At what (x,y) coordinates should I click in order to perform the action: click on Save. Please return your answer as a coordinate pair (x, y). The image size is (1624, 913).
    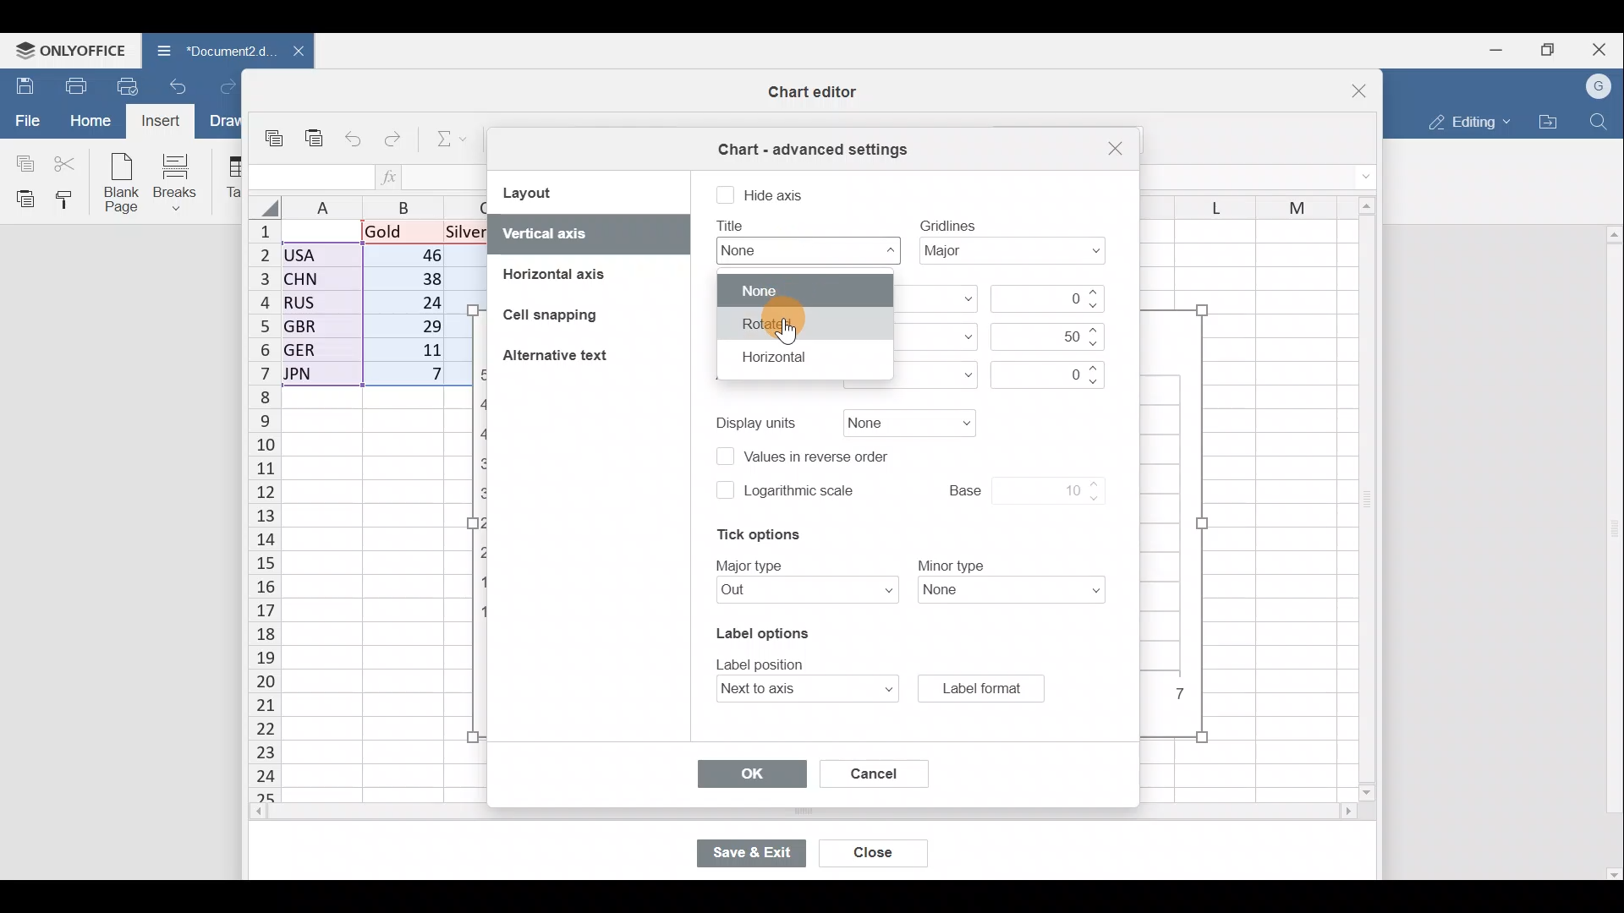
    Looking at the image, I should click on (21, 84).